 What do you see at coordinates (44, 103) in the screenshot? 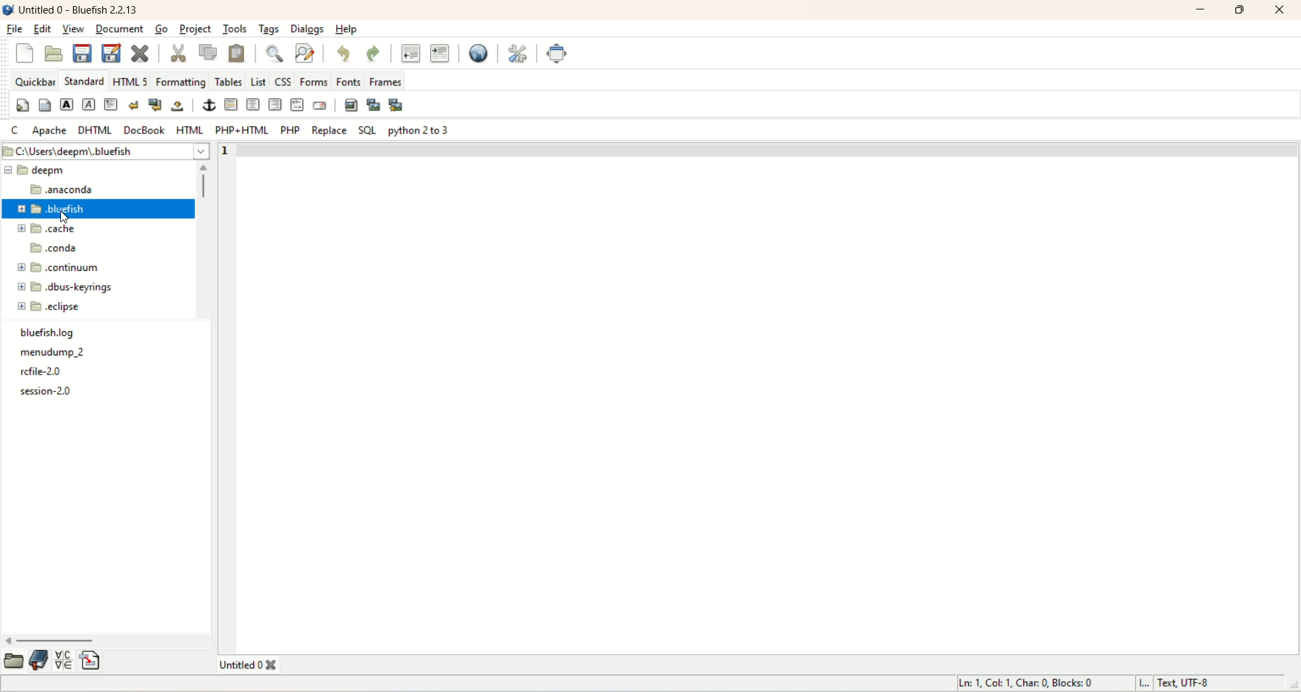
I see `body` at bounding box center [44, 103].